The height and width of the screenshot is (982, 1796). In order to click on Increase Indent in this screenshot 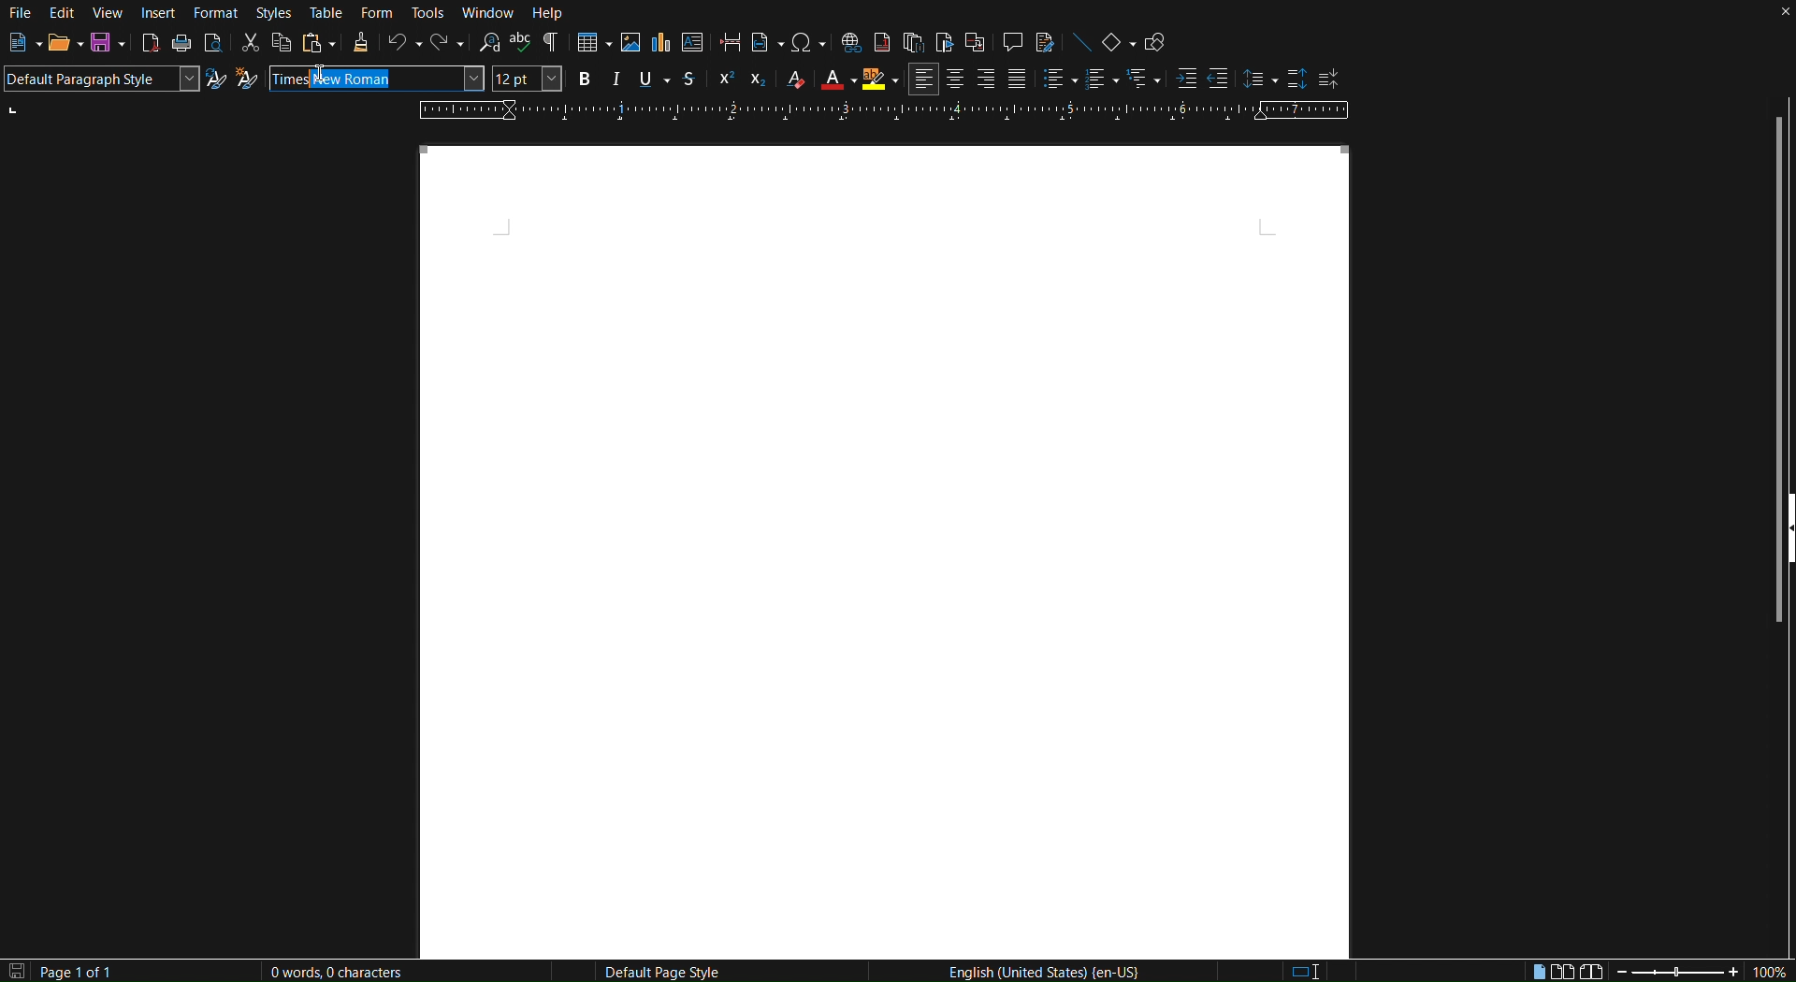, I will do `click(1185, 80)`.